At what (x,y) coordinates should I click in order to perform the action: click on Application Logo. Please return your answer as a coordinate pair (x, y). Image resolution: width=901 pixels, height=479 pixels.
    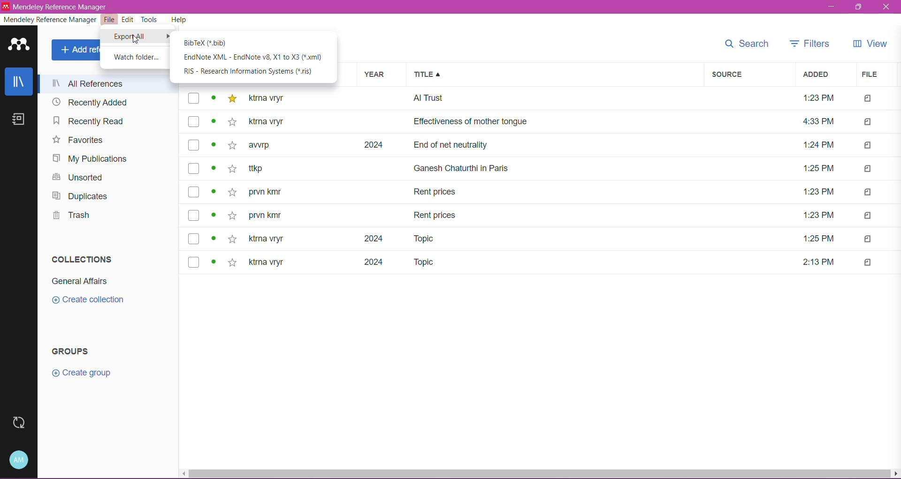
    Looking at the image, I should click on (22, 45).